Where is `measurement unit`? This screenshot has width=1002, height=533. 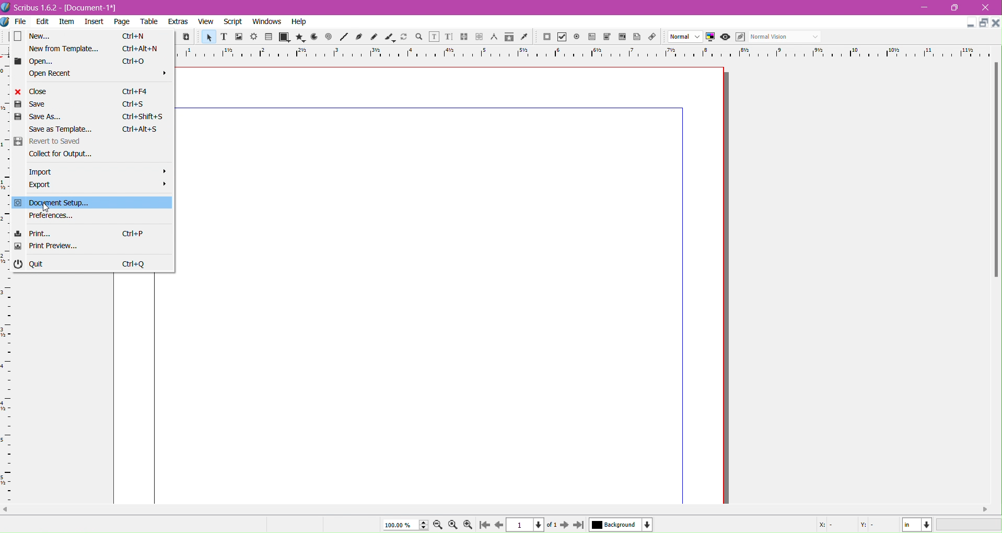 measurement unit is located at coordinates (917, 525).